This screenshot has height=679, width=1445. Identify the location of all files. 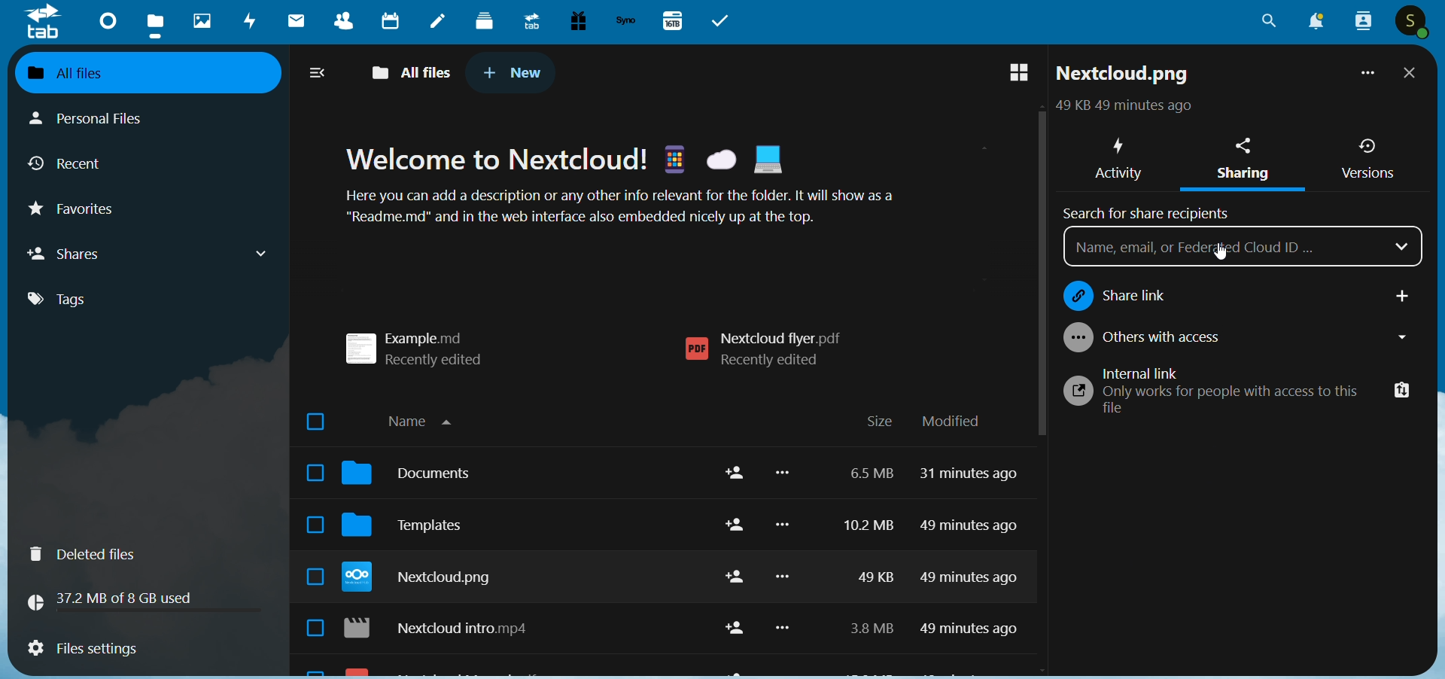
(415, 70).